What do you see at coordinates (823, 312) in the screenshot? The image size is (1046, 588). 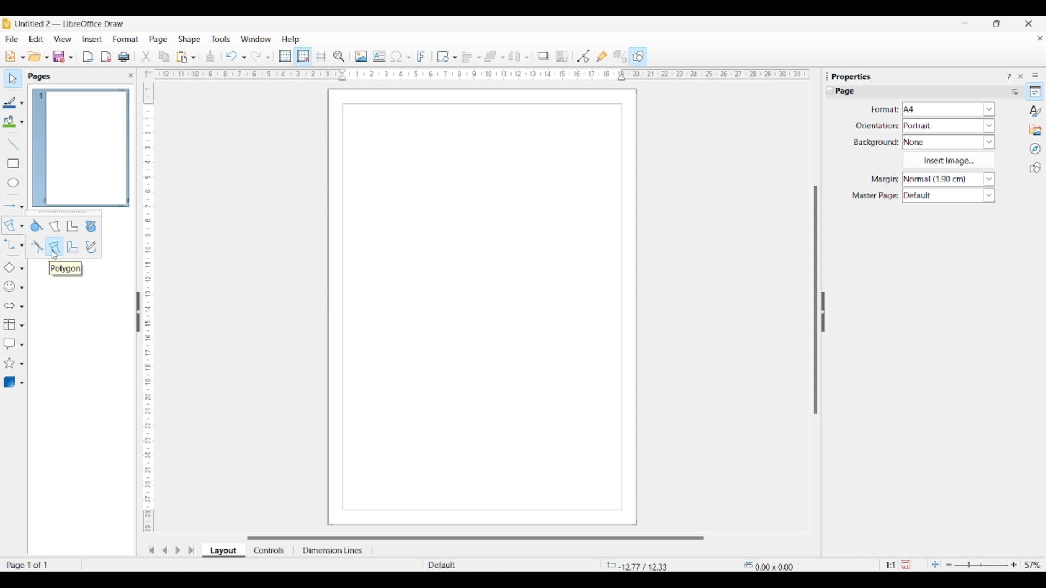 I see `Hide right sidebar` at bounding box center [823, 312].